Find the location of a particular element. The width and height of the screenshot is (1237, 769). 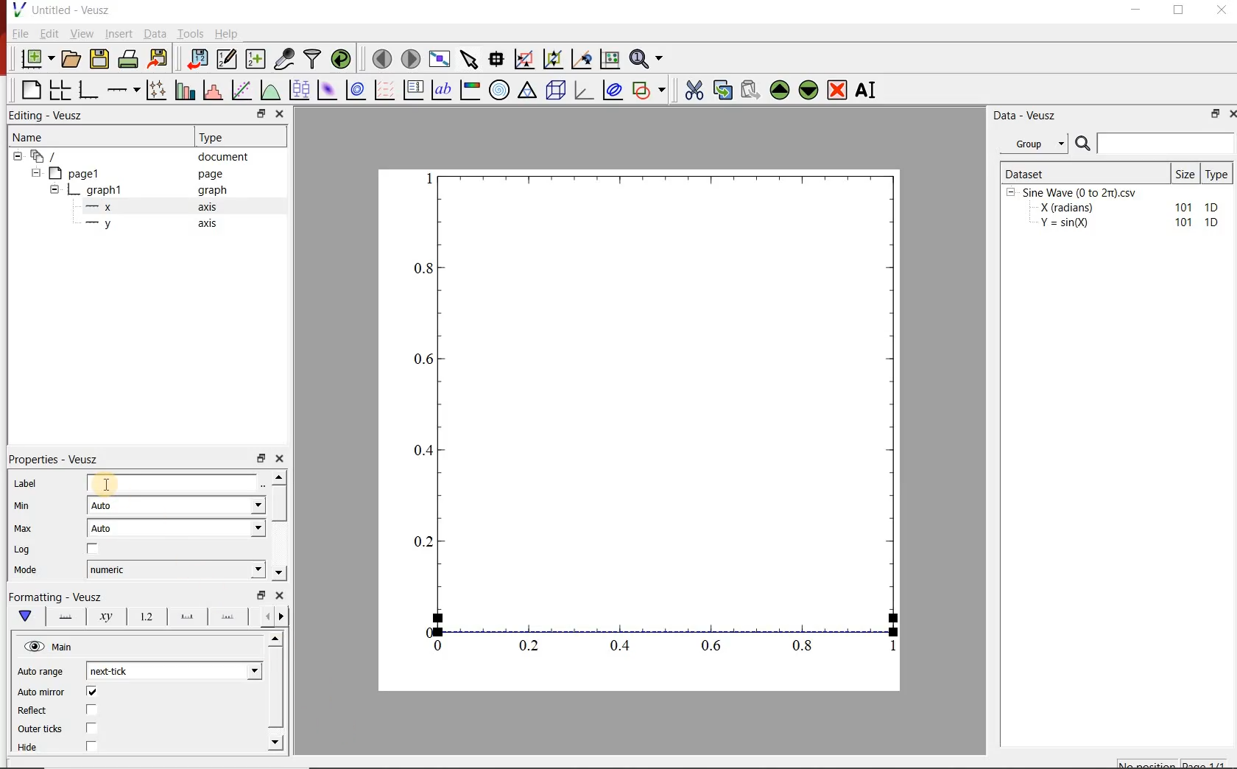

plot a function is located at coordinates (272, 89).